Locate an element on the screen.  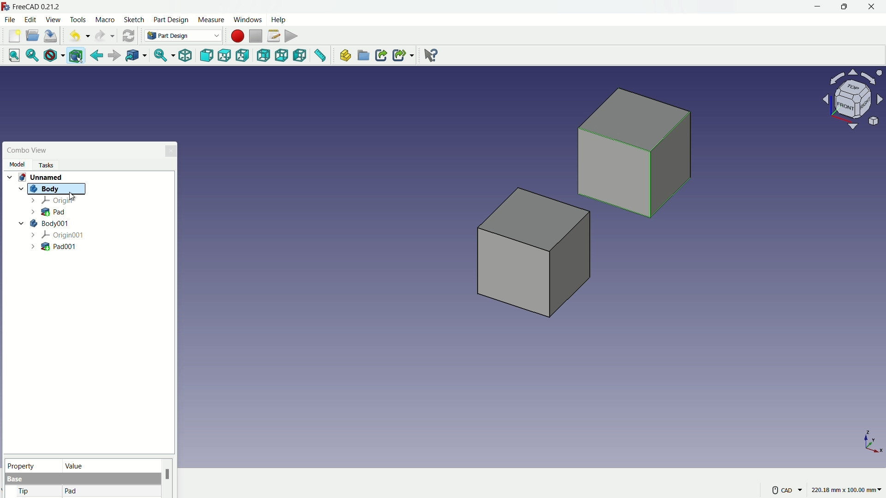
new file is located at coordinates (14, 36).